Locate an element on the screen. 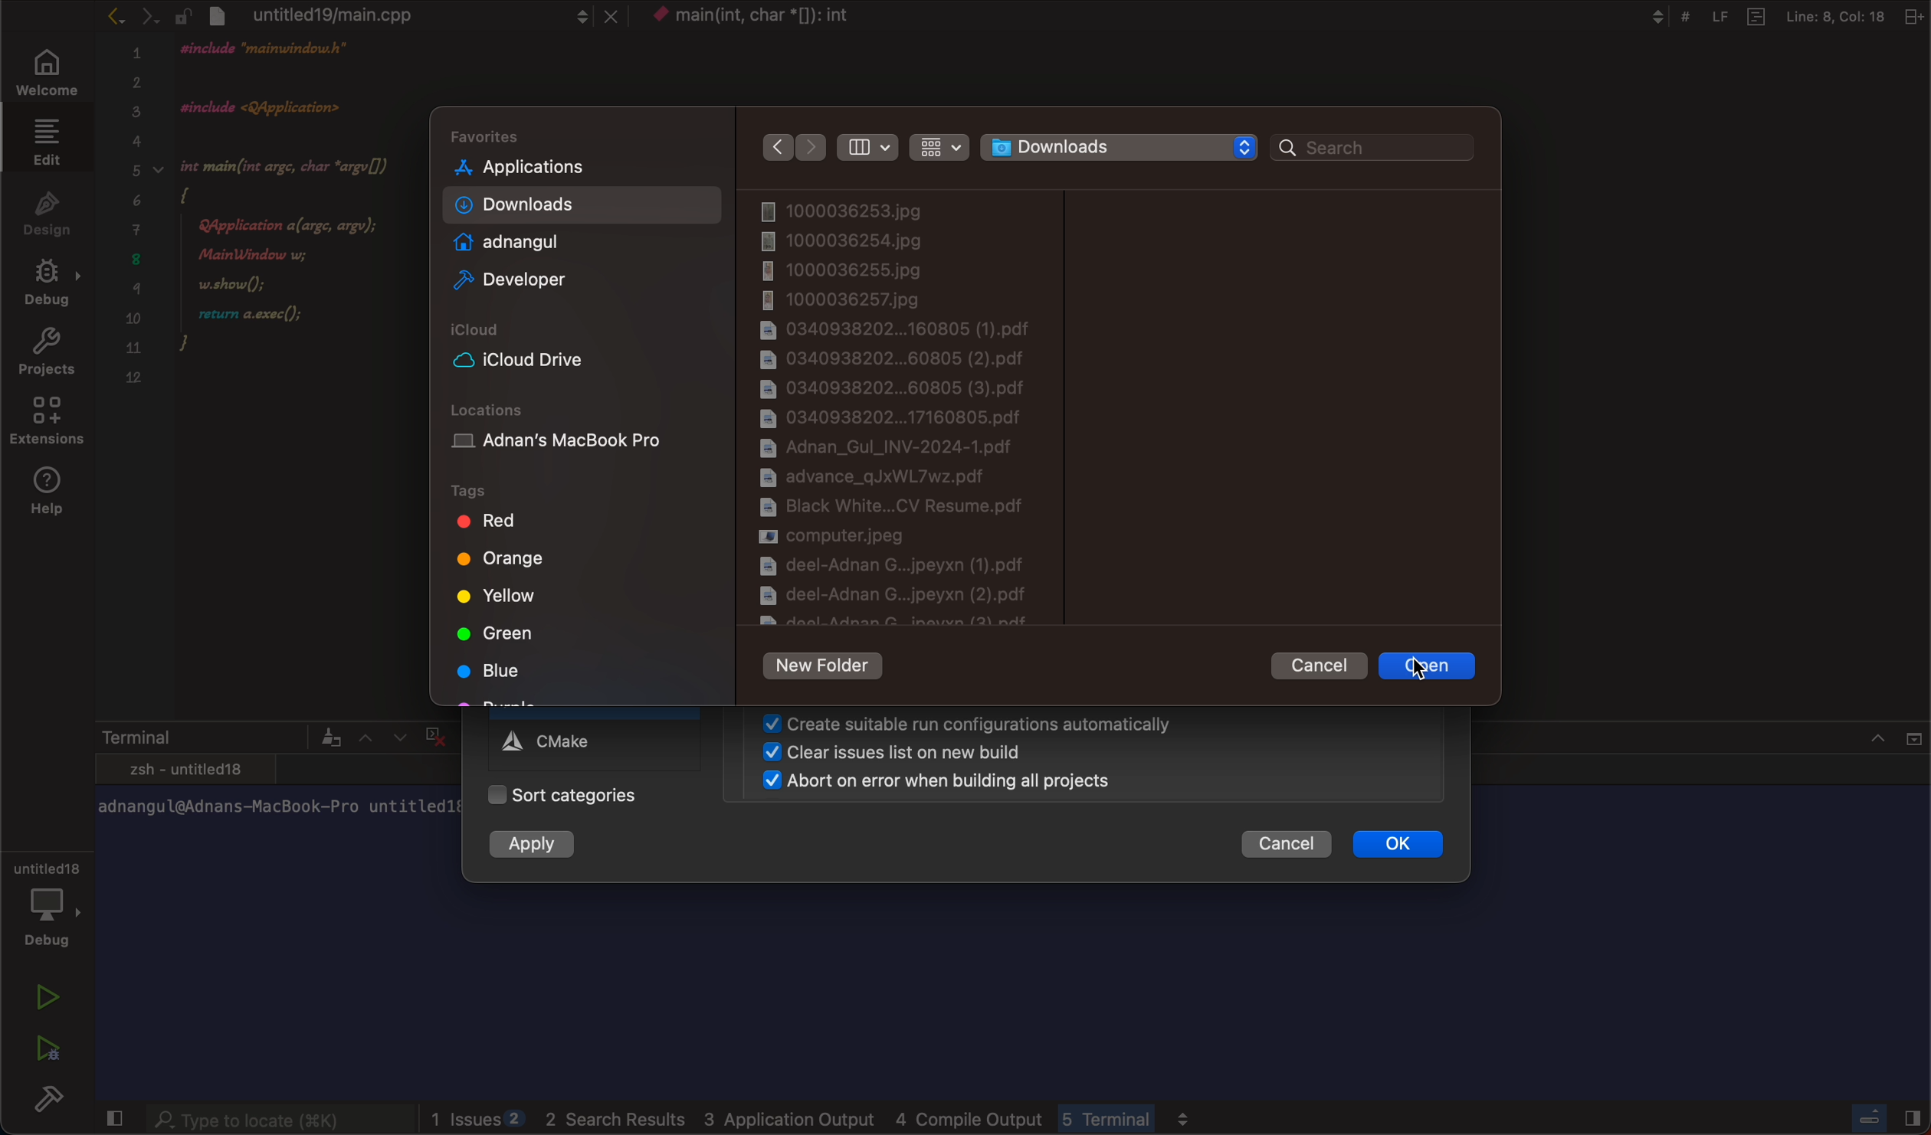 The width and height of the screenshot is (1931, 1135). file tab is located at coordinates (413, 15).